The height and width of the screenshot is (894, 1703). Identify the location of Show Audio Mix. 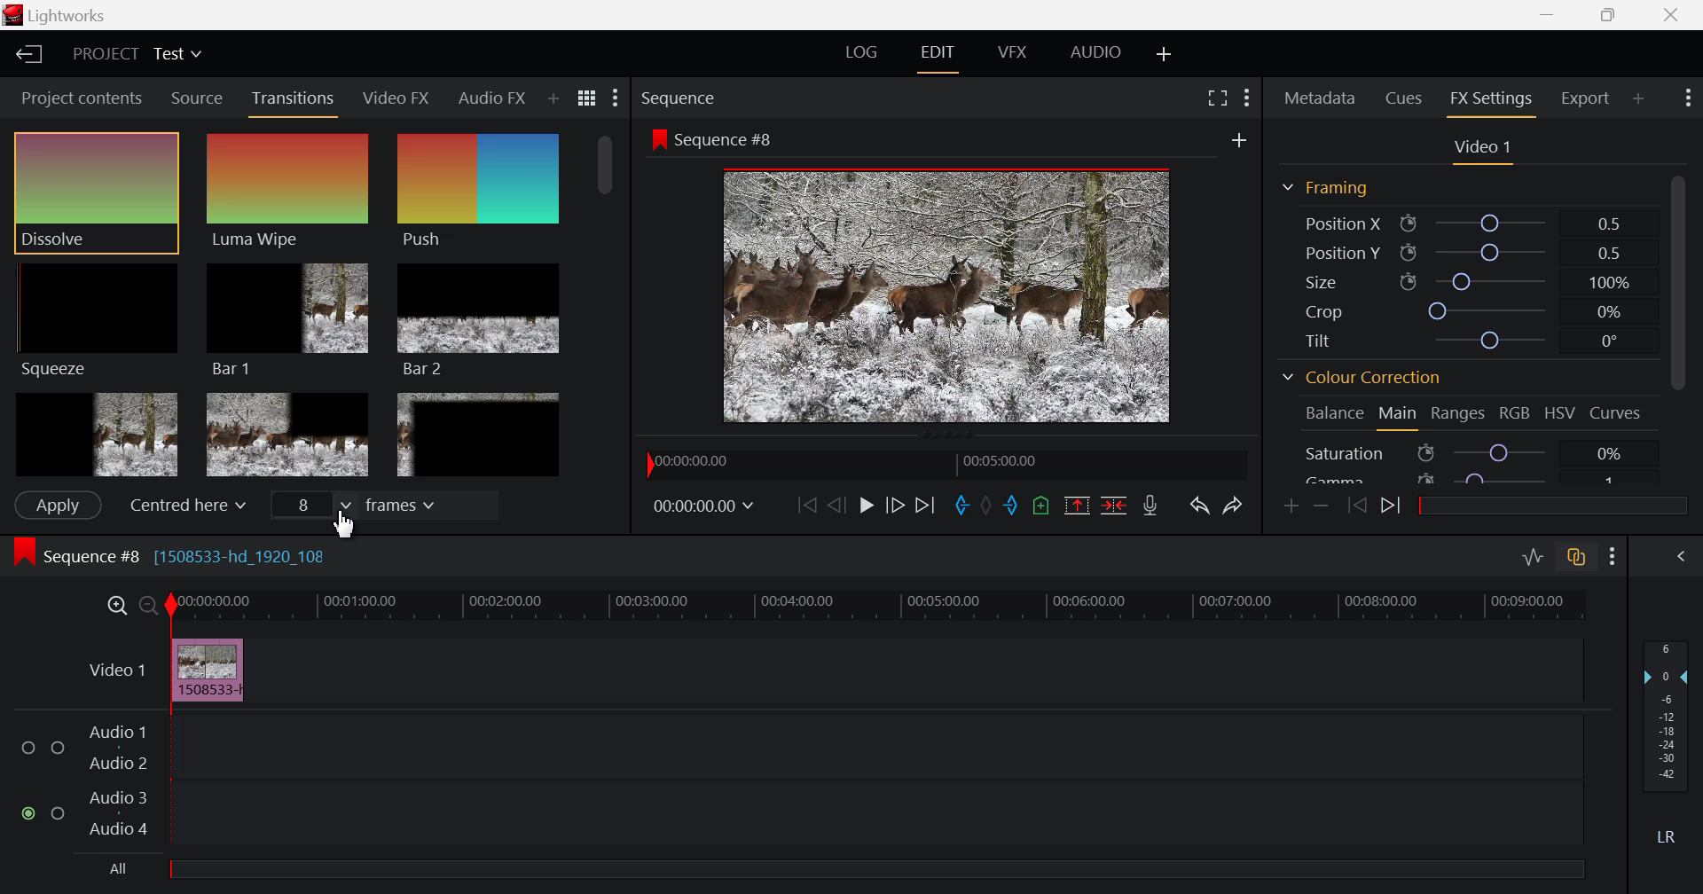
(1681, 558).